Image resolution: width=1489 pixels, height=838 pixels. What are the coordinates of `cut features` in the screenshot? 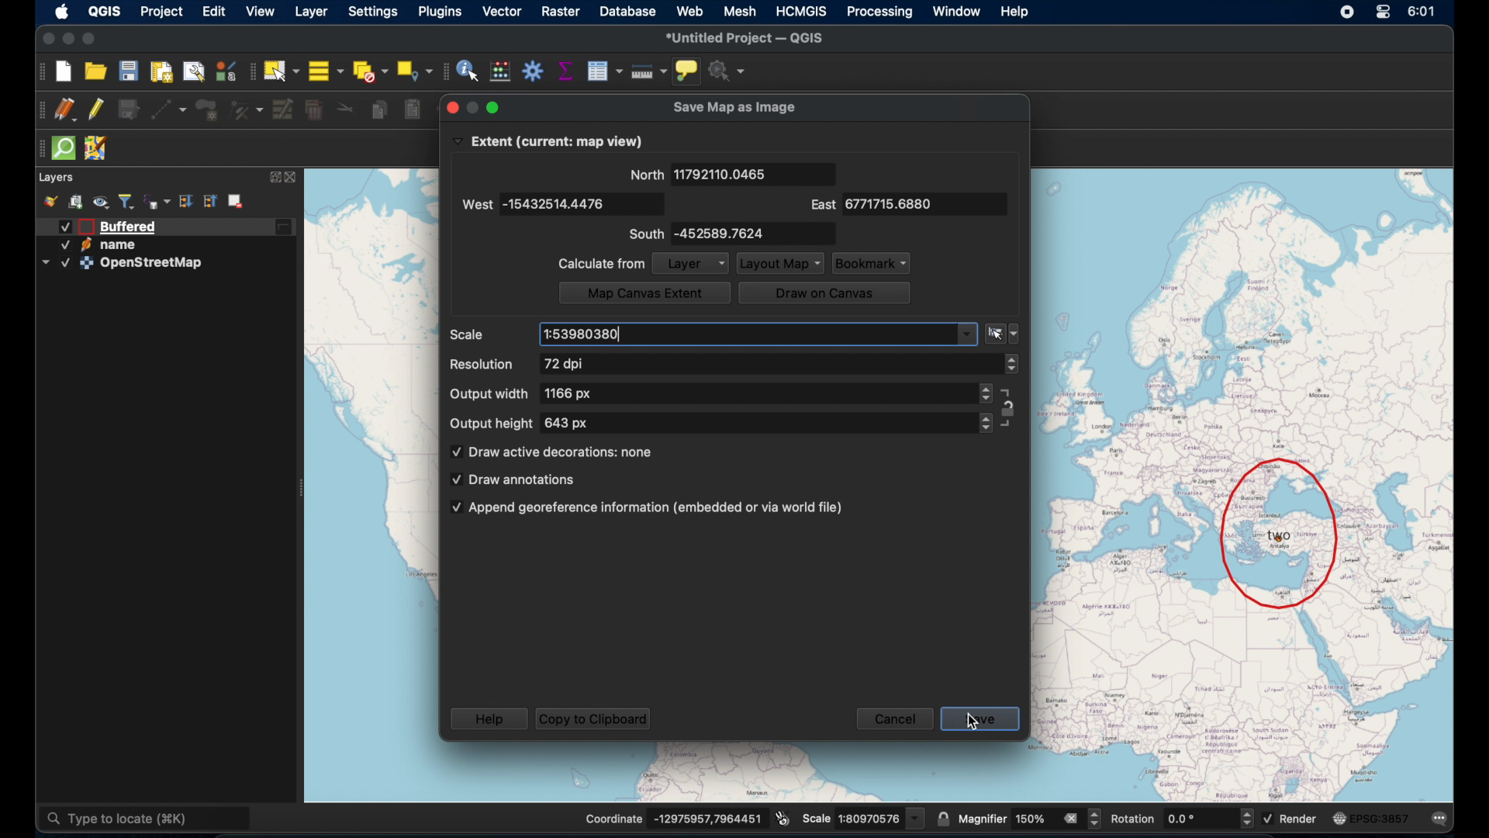 It's located at (343, 107).